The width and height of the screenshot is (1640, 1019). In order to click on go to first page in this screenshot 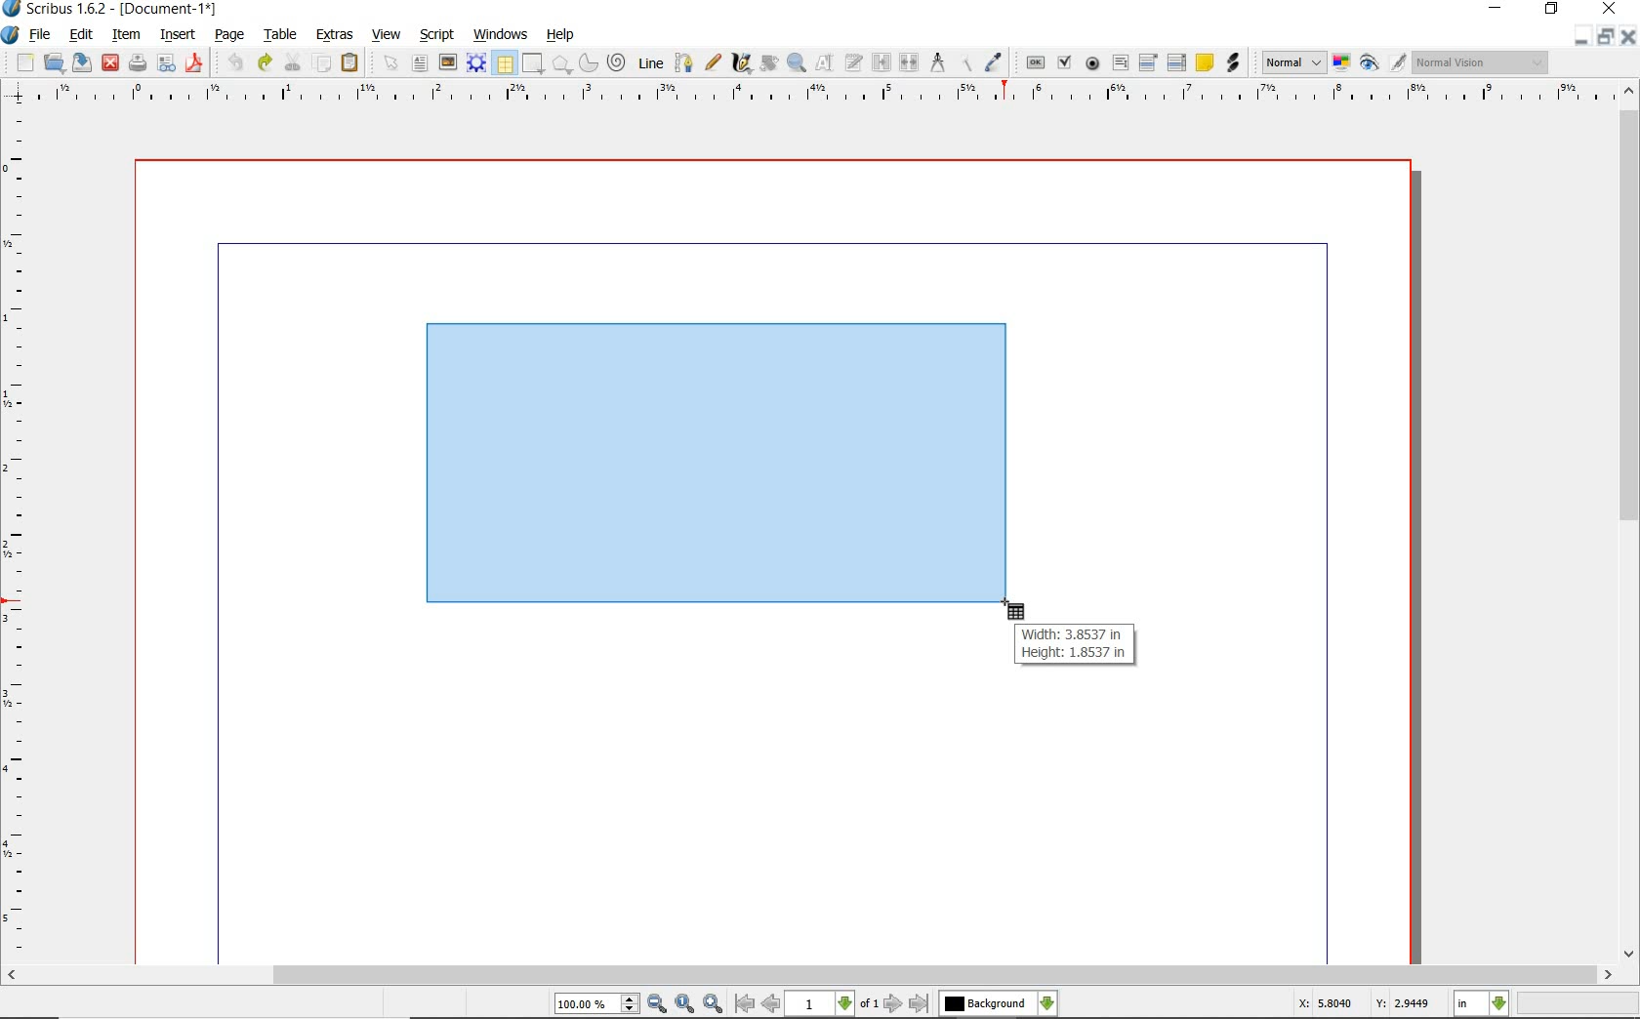, I will do `click(744, 1004)`.